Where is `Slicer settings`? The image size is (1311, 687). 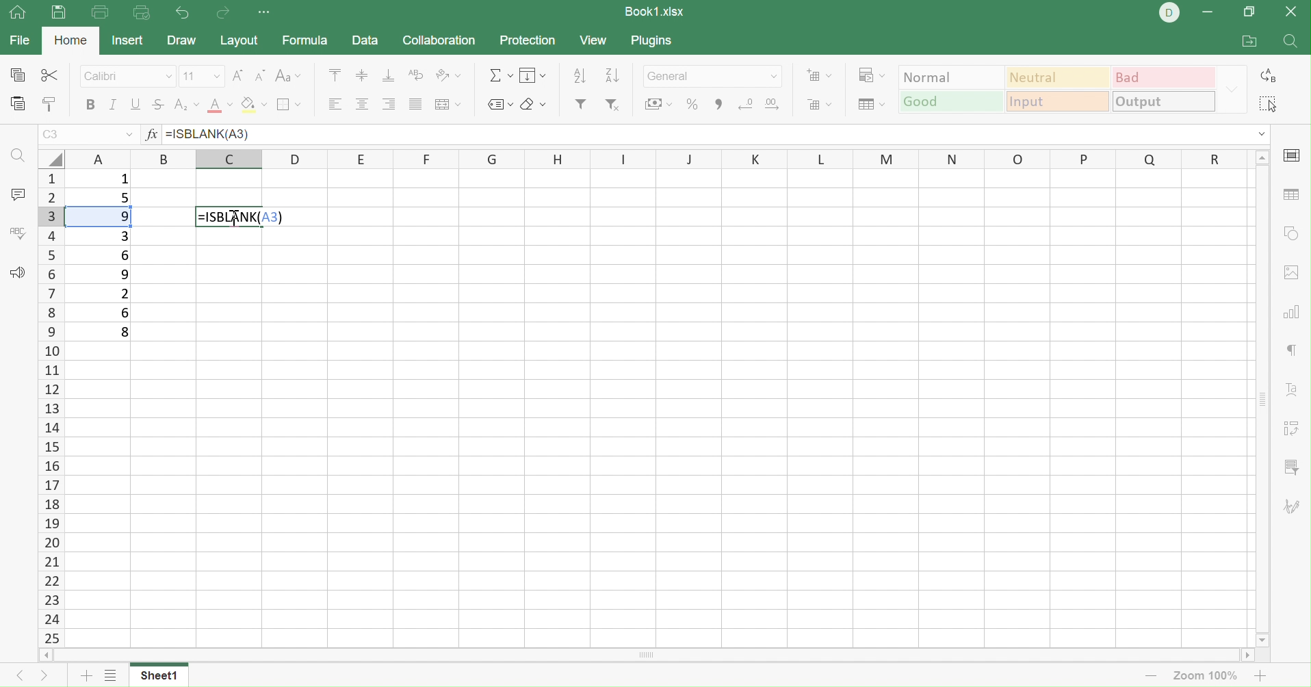 Slicer settings is located at coordinates (1295, 466).